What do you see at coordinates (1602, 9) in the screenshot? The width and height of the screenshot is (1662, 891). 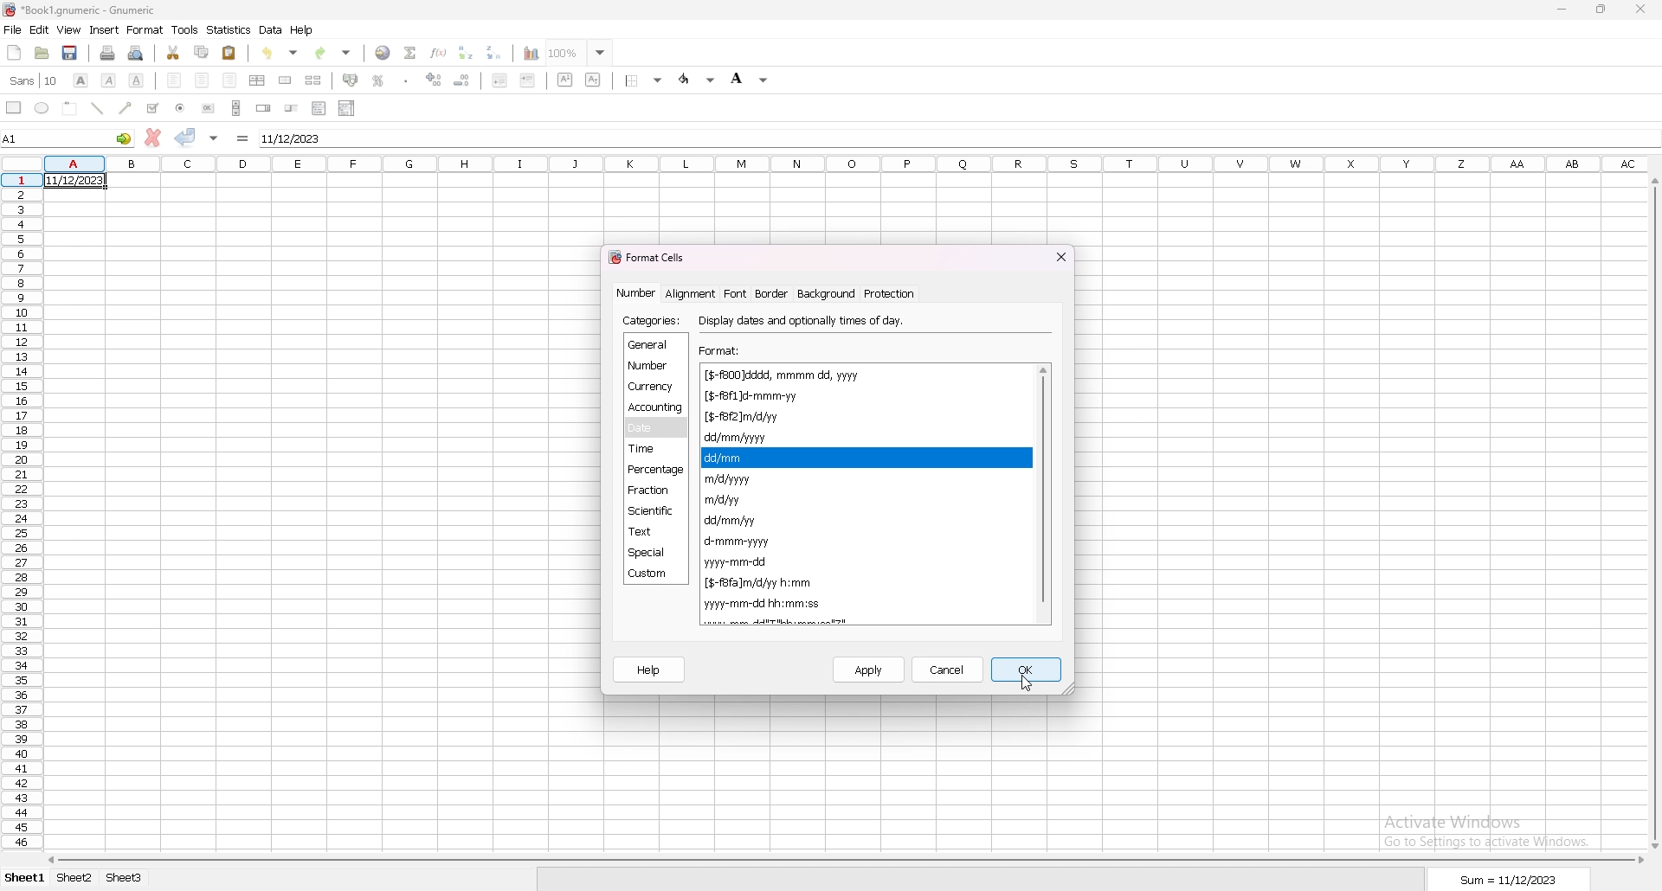 I see `resize` at bounding box center [1602, 9].